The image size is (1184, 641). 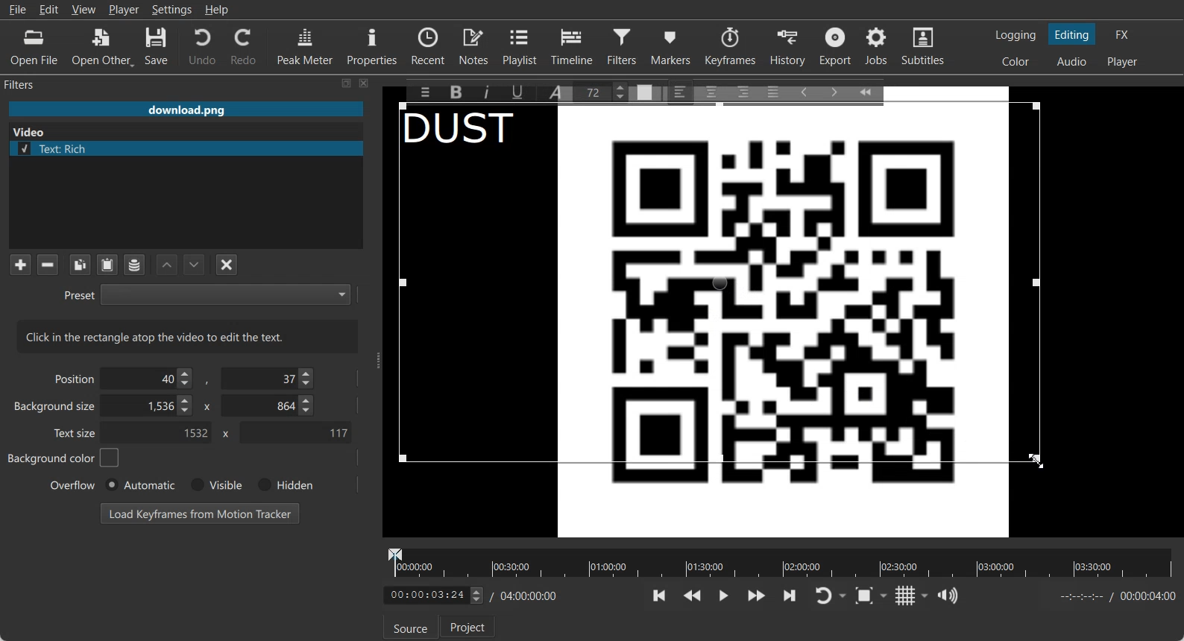 What do you see at coordinates (757, 596) in the screenshot?
I see `Play Quickly Forward` at bounding box center [757, 596].